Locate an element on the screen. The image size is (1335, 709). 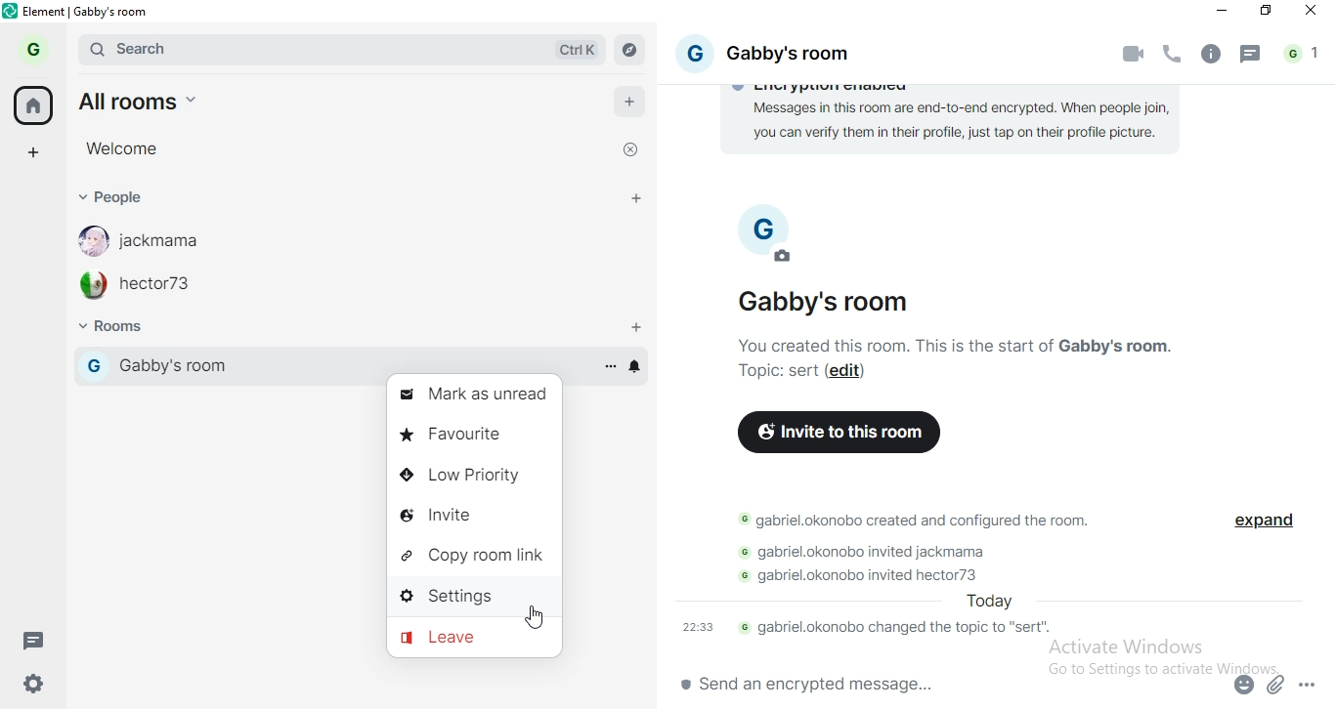
text 4 is located at coordinates (877, 552).